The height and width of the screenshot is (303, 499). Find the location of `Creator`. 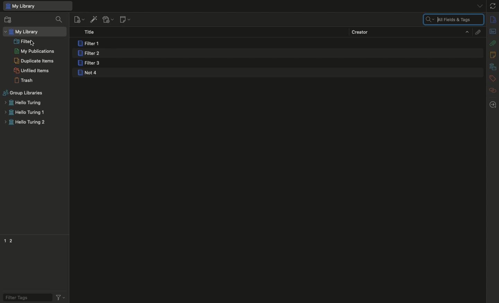

Creator is located at coordinates (410, 32).